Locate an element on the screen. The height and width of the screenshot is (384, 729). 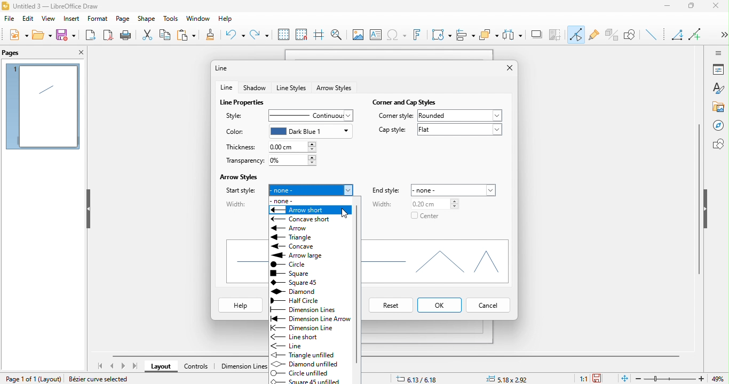
rounded is located at coordinates (461, 116).